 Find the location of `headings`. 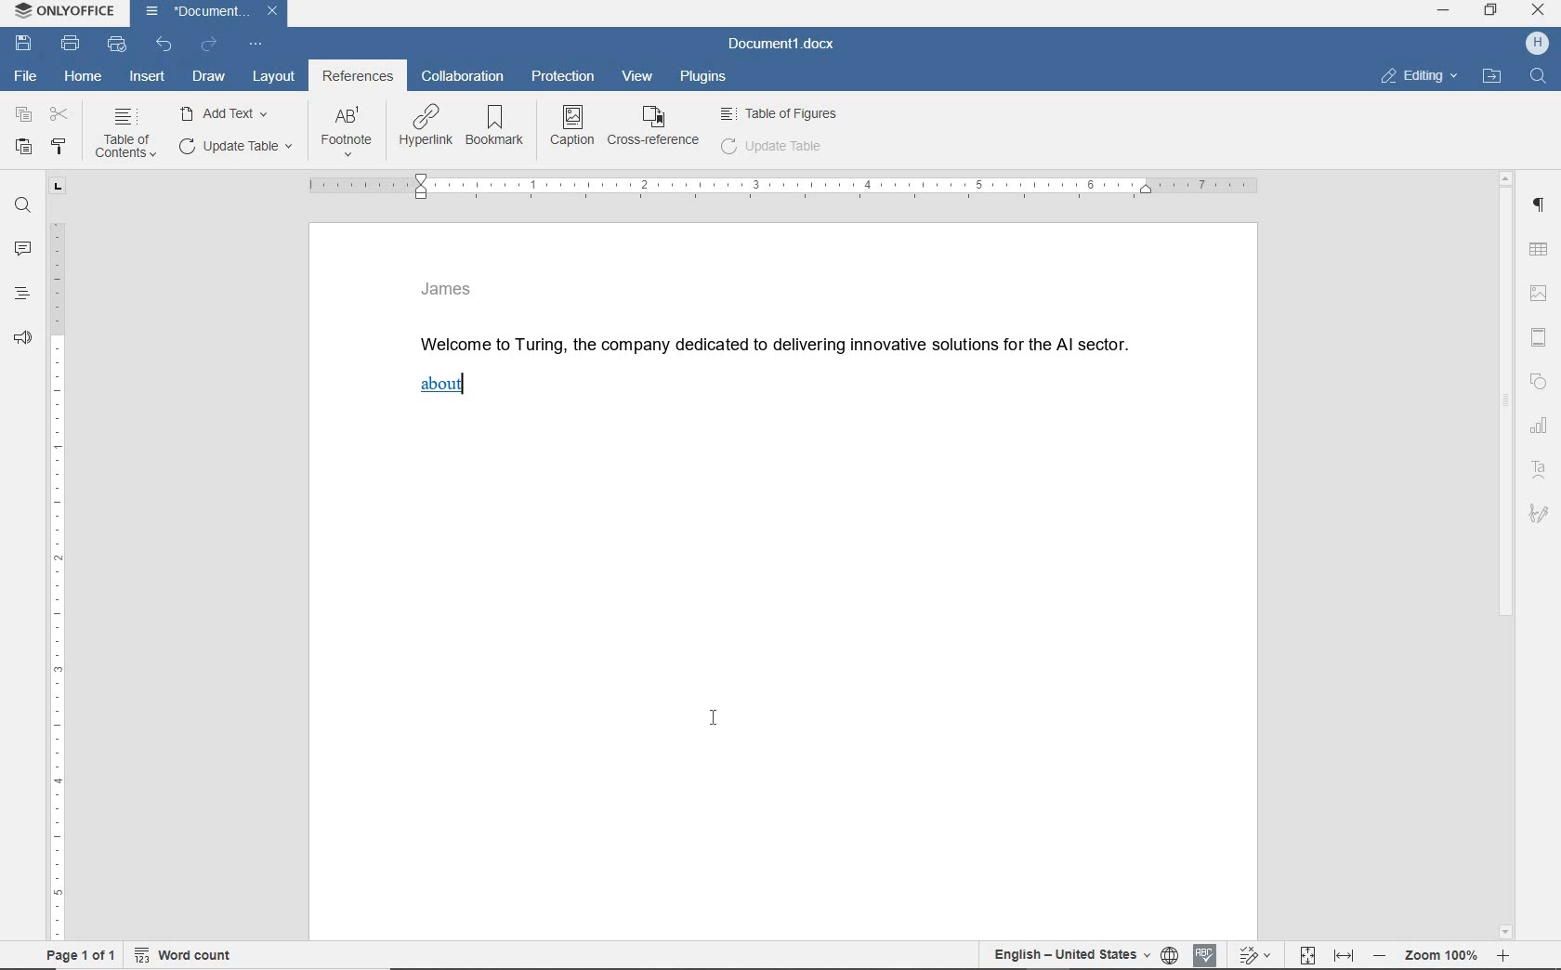

headings is located at coordinates (21, 298).